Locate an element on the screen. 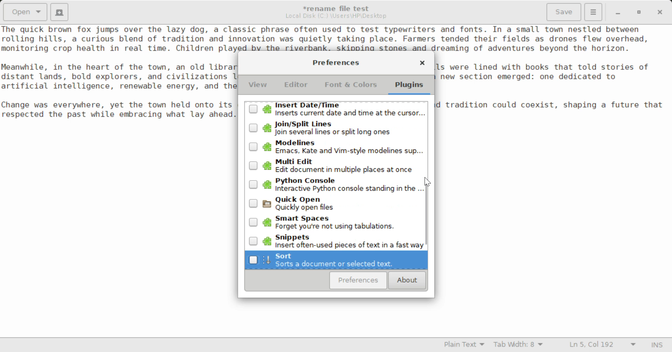 The width and height of the screenshot is (672, 352). Restore Down is located at coordinates (617, 12).